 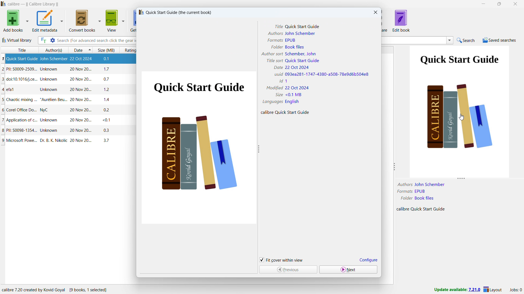 What do you see at coordinates (109, 59) in the screenshot?
I see `0.1` at bounding box center [109, 59].